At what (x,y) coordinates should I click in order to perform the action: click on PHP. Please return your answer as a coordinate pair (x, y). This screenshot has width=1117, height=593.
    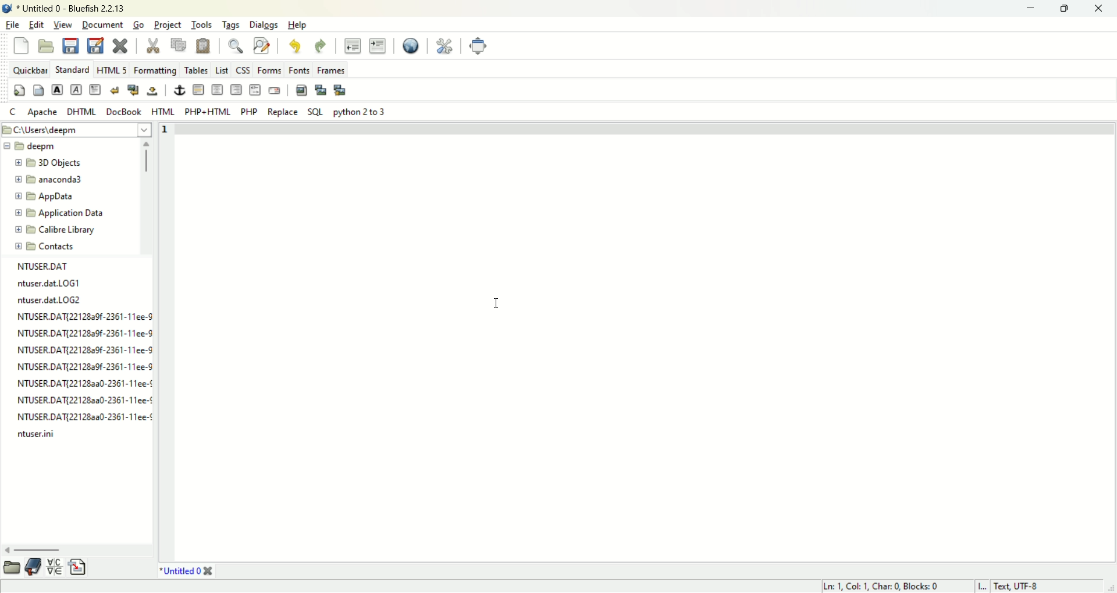
    Looking at the image, I should click on (249, 110).